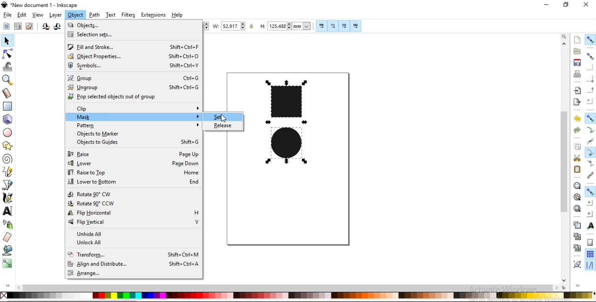 The height and width of the screenshot is (302, 596). I want to click on select all objects and nodes, so click(6, 27).